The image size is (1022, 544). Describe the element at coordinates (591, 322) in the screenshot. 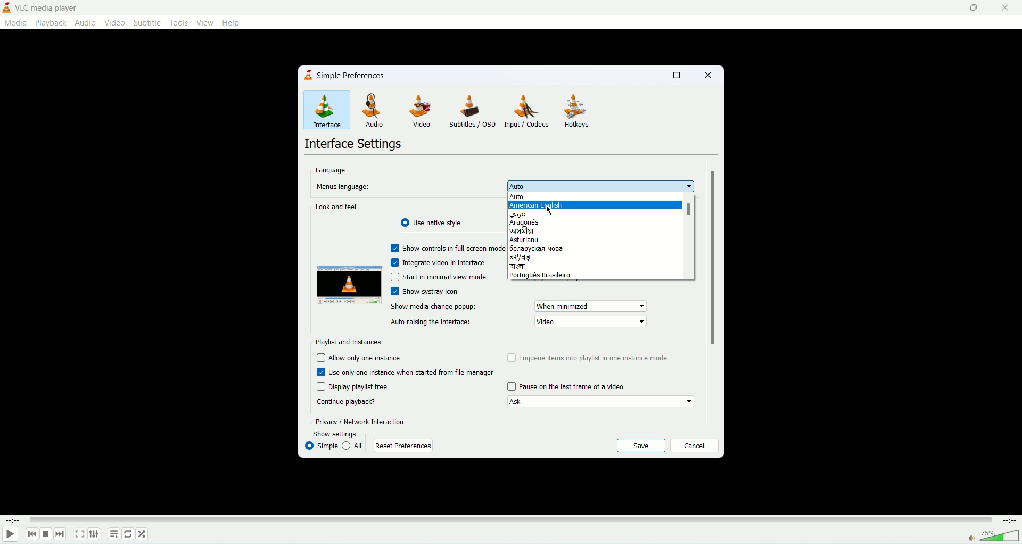

I see `video` at that location.